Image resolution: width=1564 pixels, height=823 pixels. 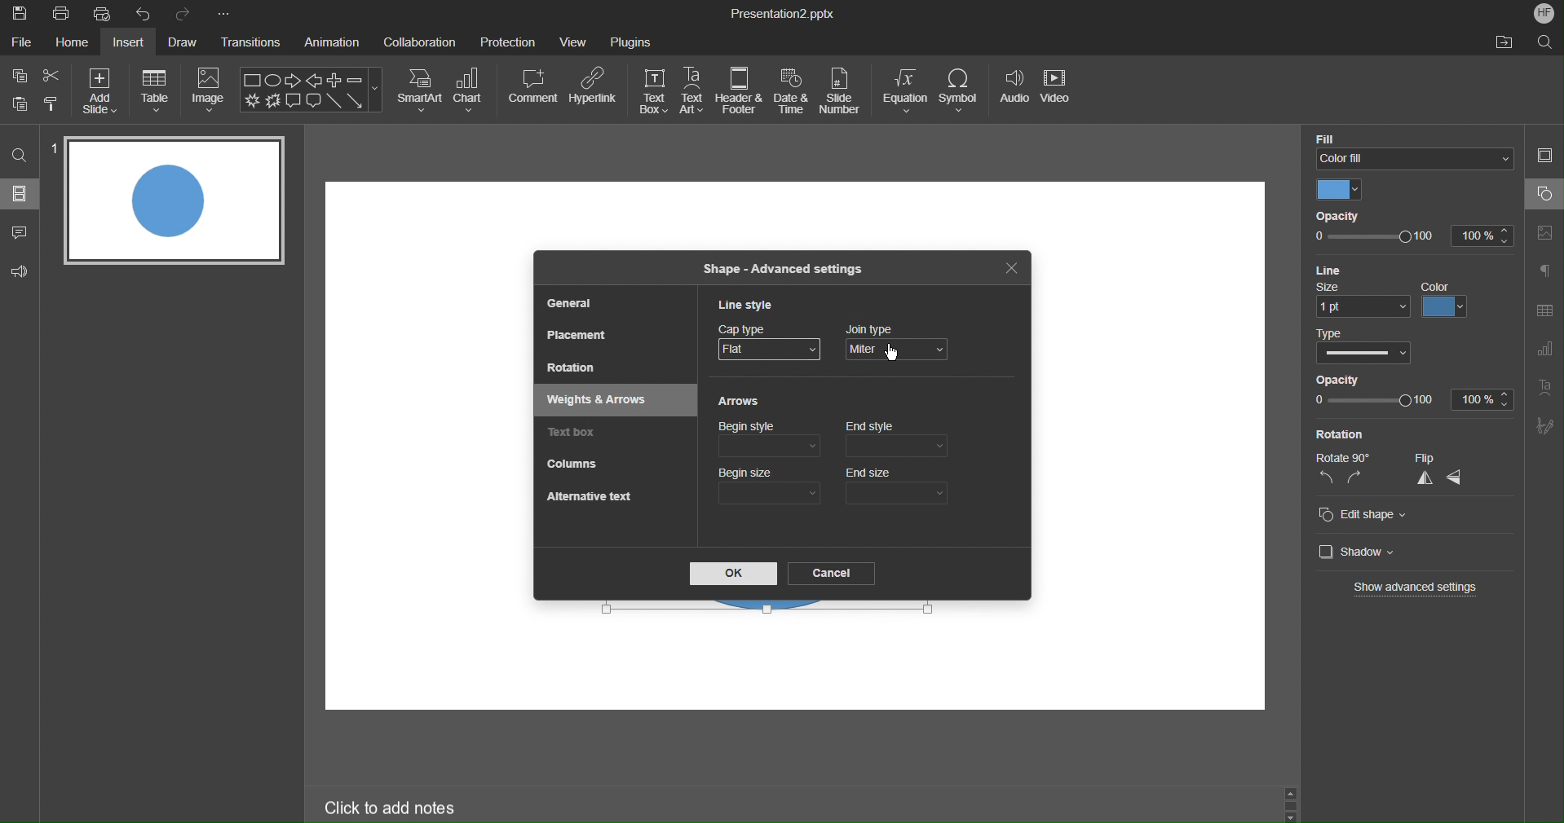 I want to click on Arrows, so click(x=739, y=403).